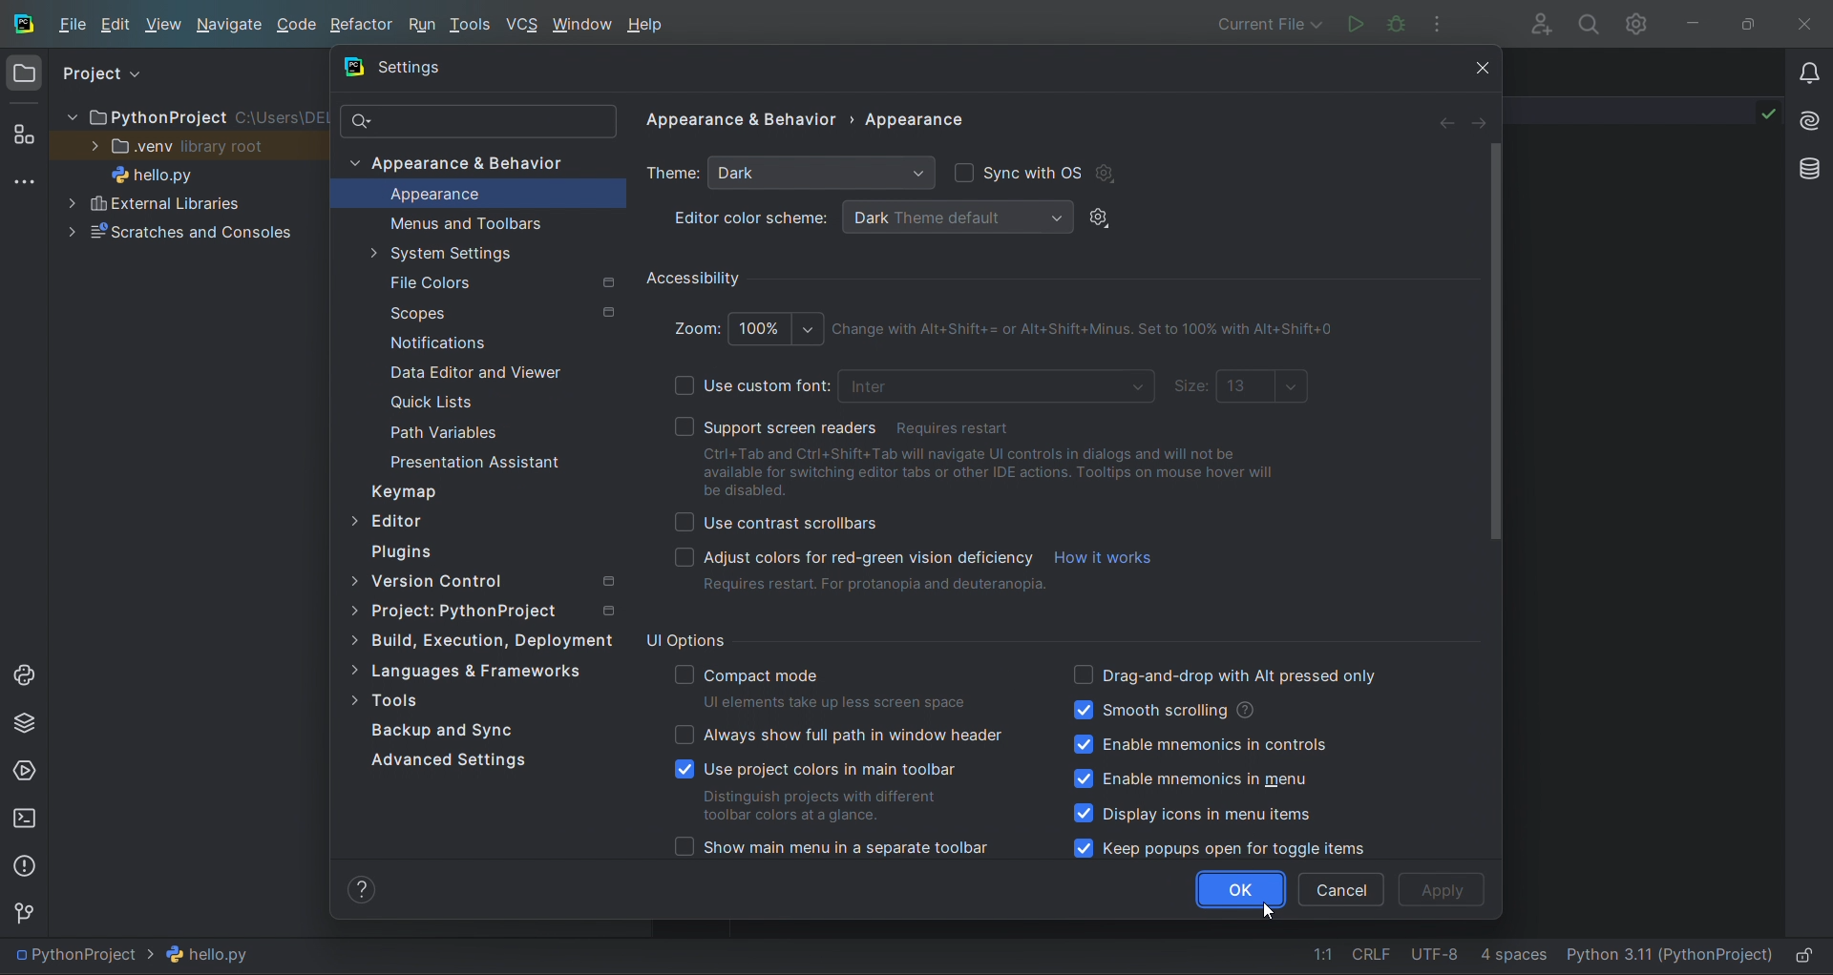 Image resolution: width=1833 pixels, height=975 pixels. I want to click on terminal, so click(24, 820).